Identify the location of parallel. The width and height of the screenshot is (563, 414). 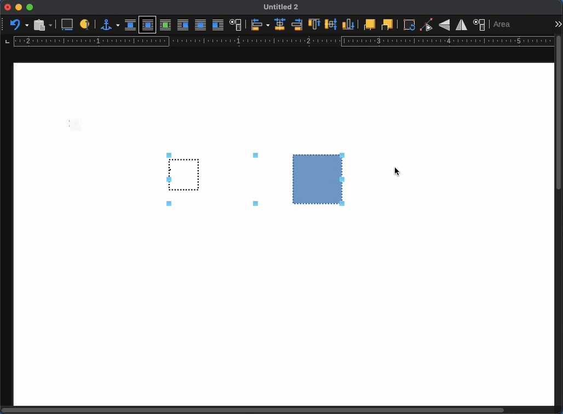
(148, 26).